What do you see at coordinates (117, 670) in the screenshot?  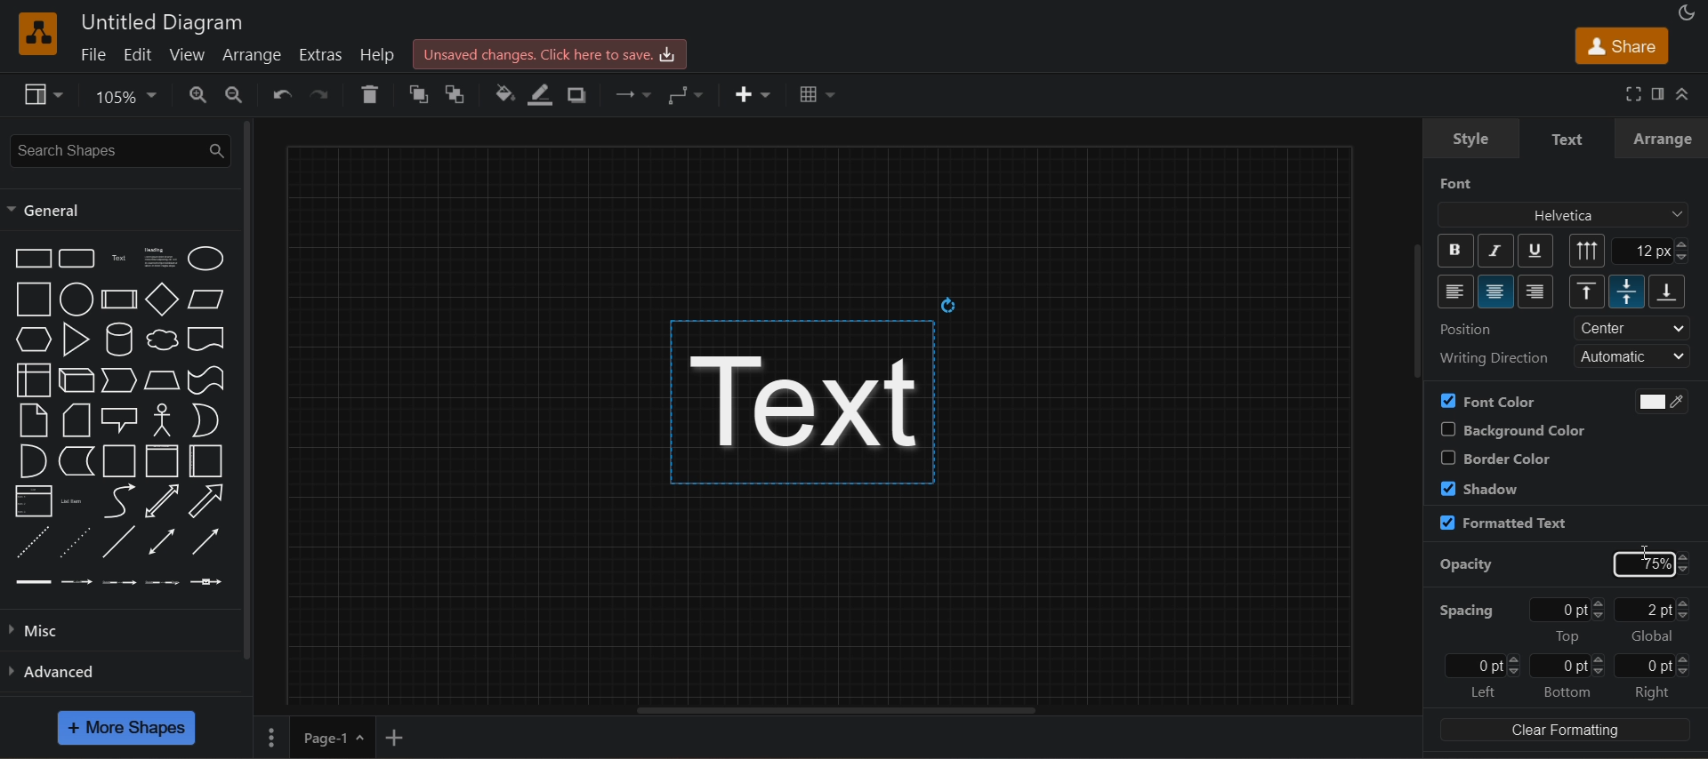 I see `advanced` at bounding box center [117, 670].